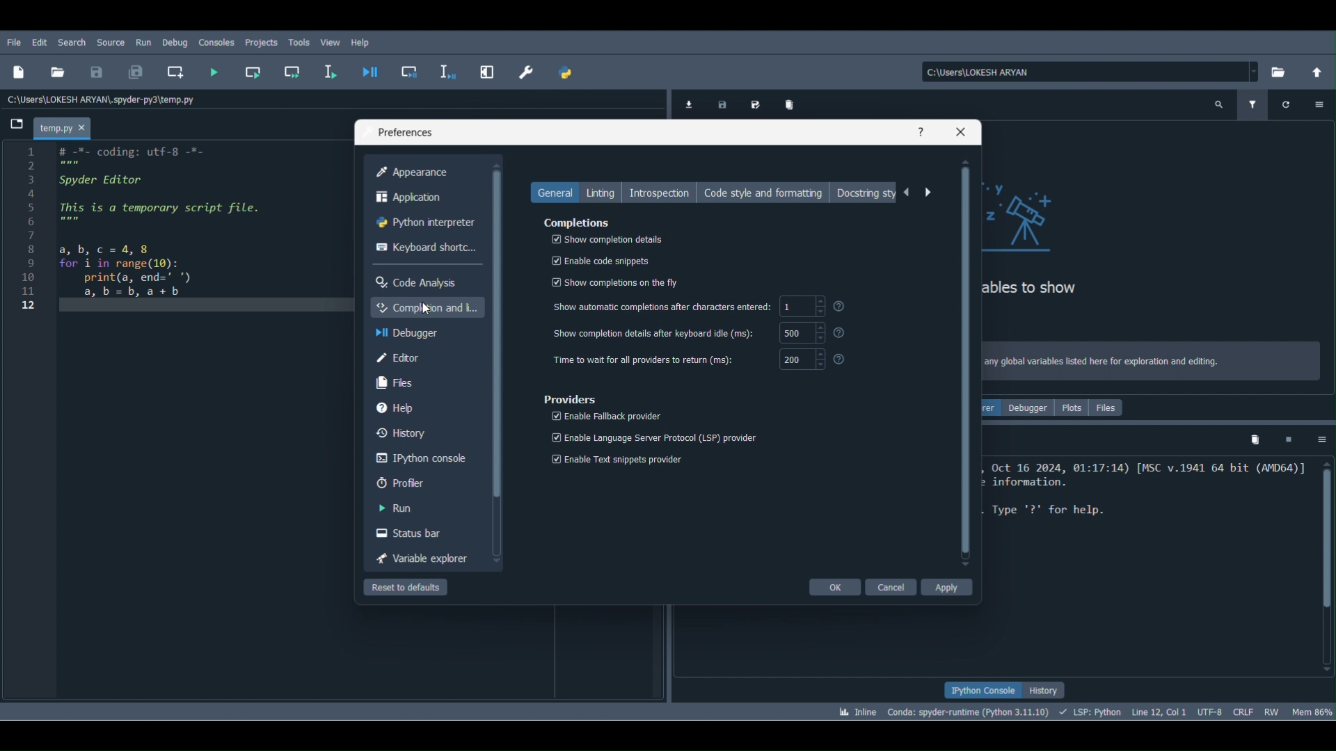  Describe the element at coordinates (216, 42) in the screenshot. I see `Consoles` at that location.